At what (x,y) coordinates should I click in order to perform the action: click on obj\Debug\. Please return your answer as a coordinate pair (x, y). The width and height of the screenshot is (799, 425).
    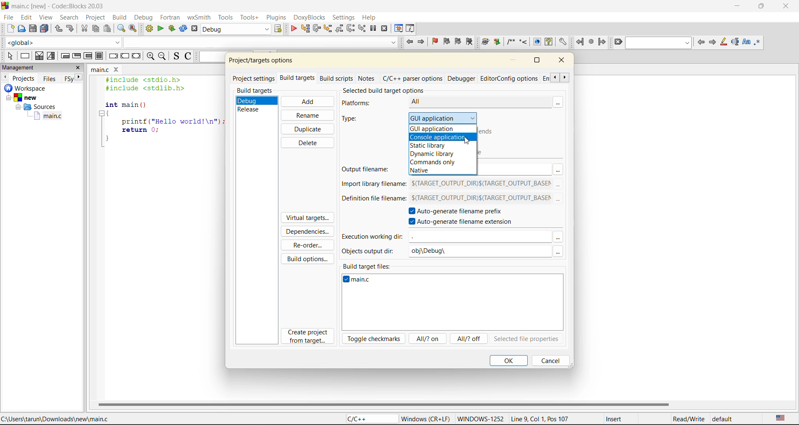
    Looking at the image, I should click on (433, 252).